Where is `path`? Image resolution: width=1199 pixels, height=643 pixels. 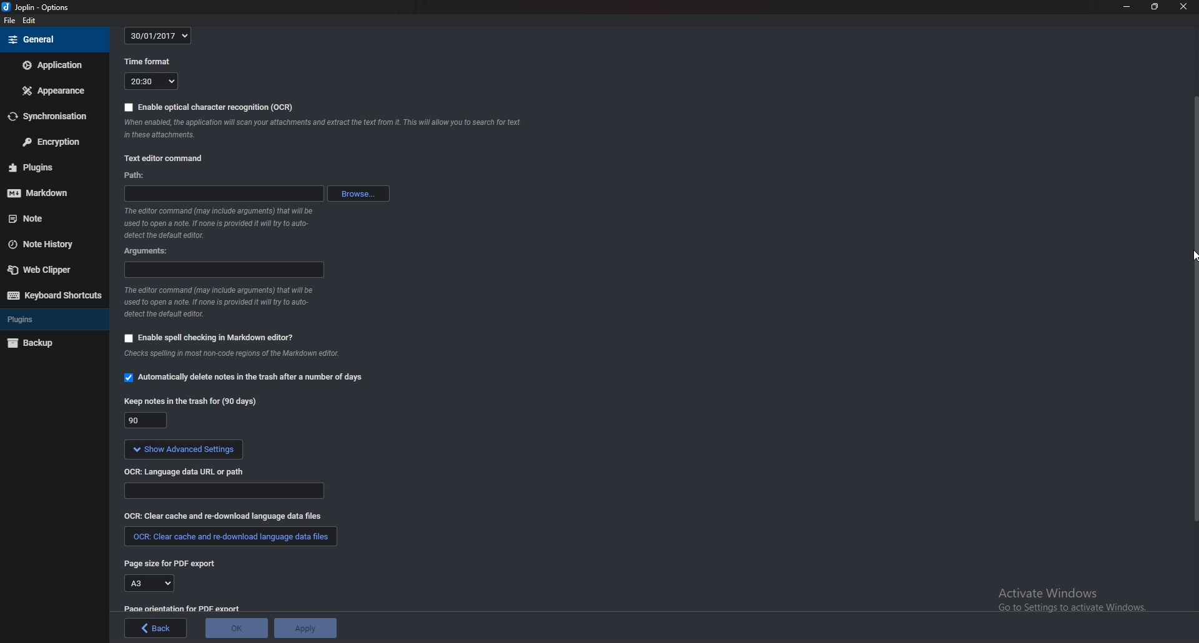
path is located at coordinates (136, 175).